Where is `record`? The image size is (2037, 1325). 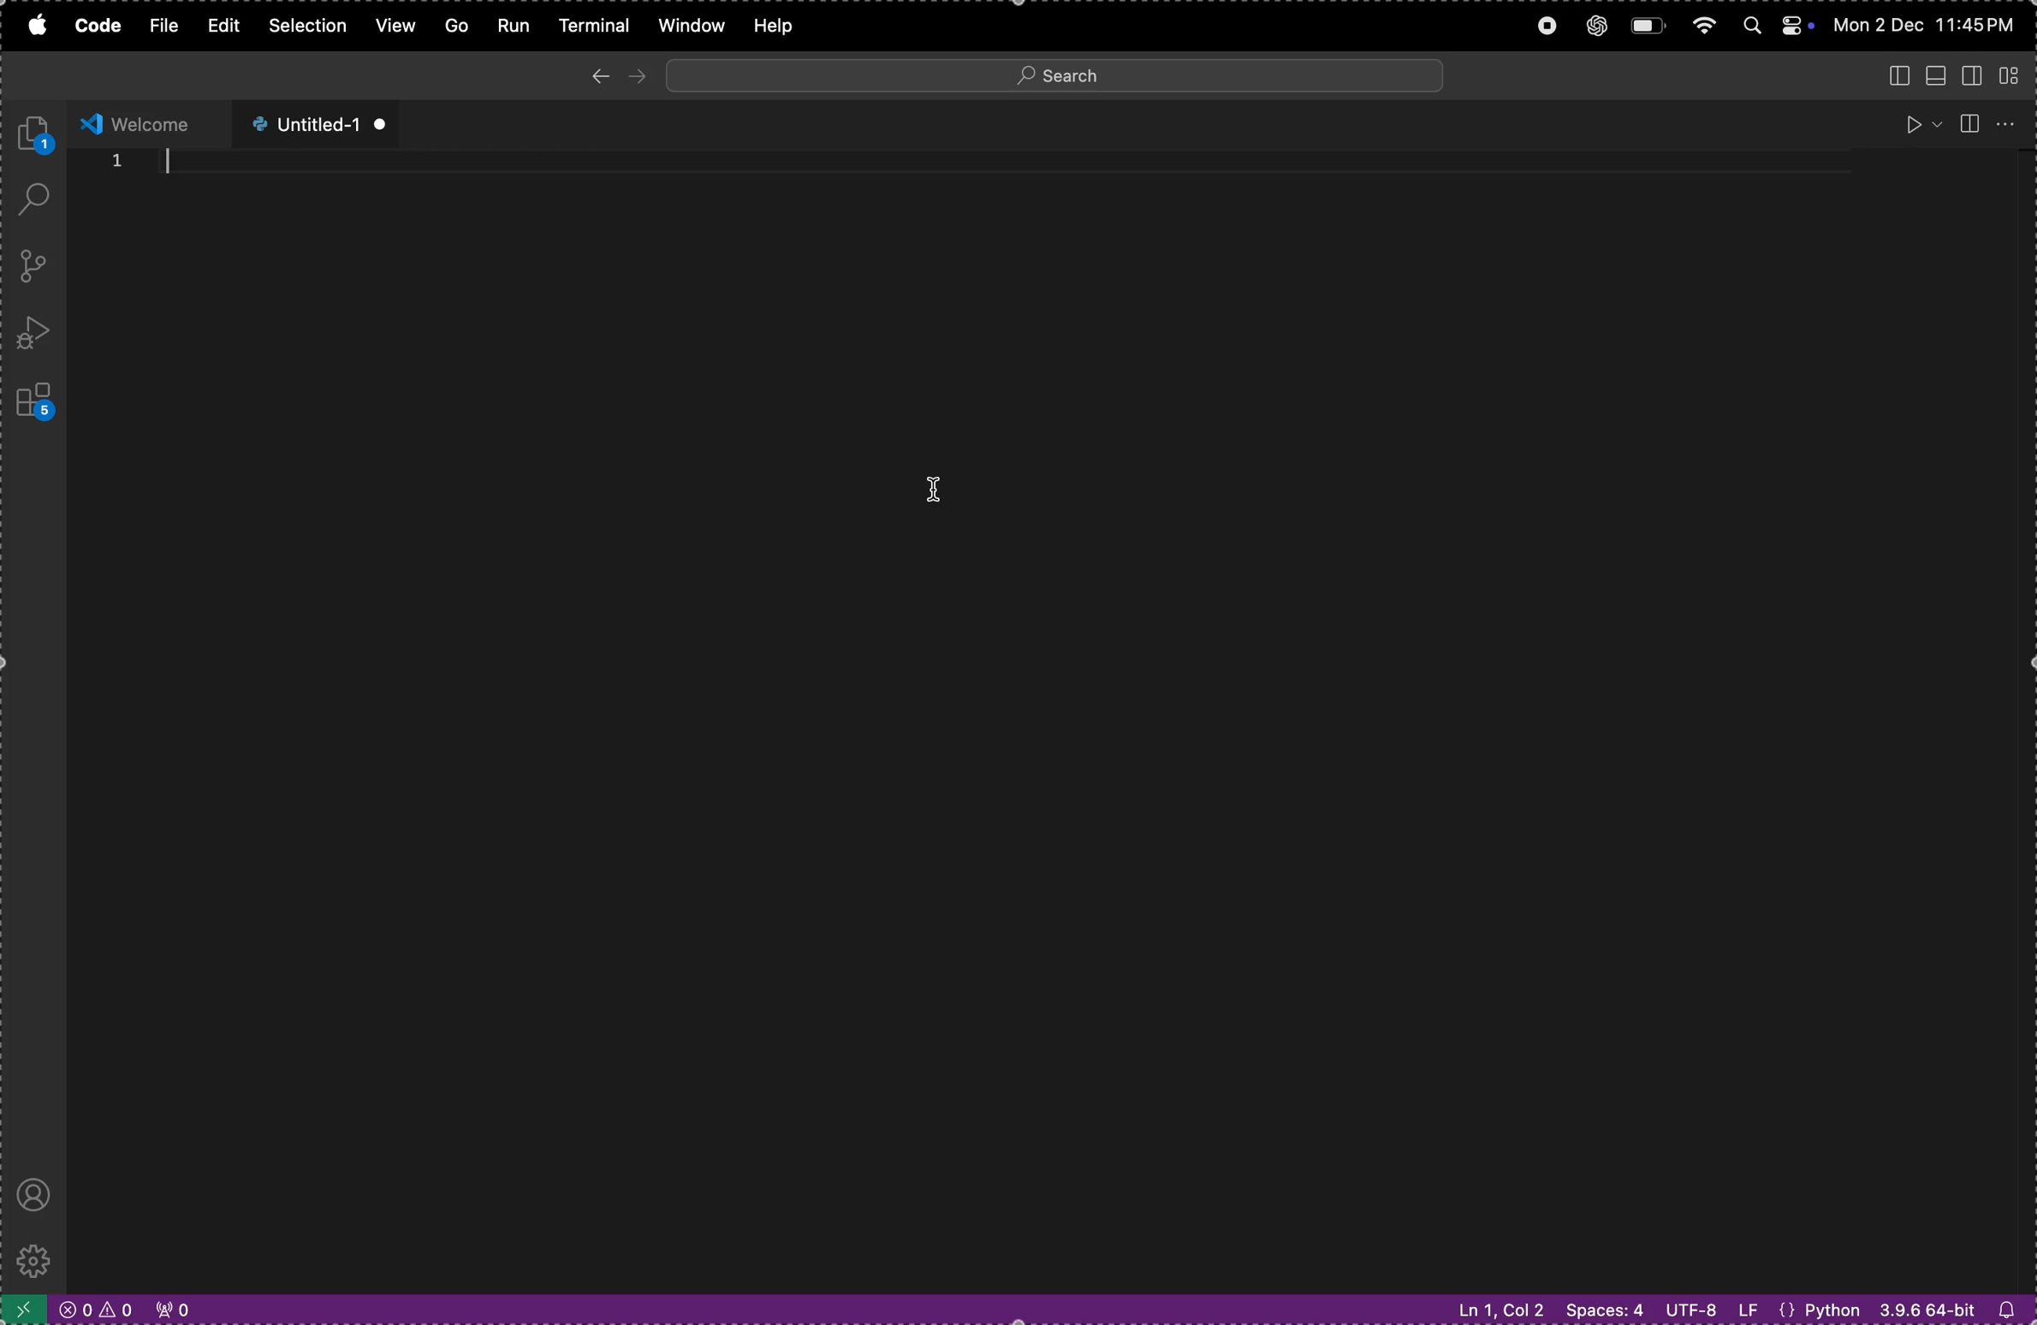 record is located at coordinates (1543, 25).